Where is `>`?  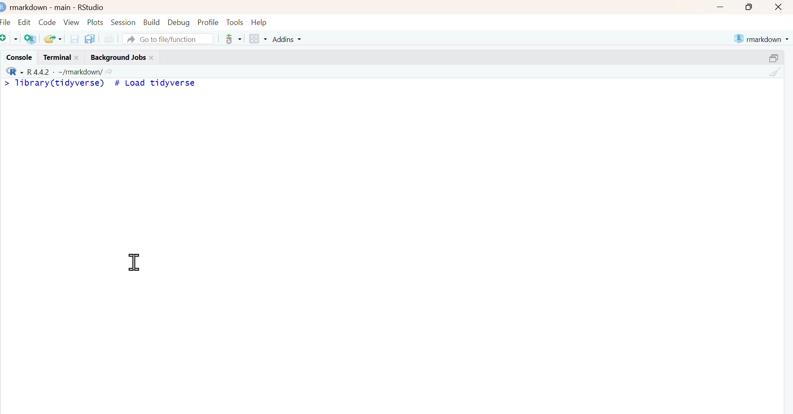
> is located at coordinates (6, 84).